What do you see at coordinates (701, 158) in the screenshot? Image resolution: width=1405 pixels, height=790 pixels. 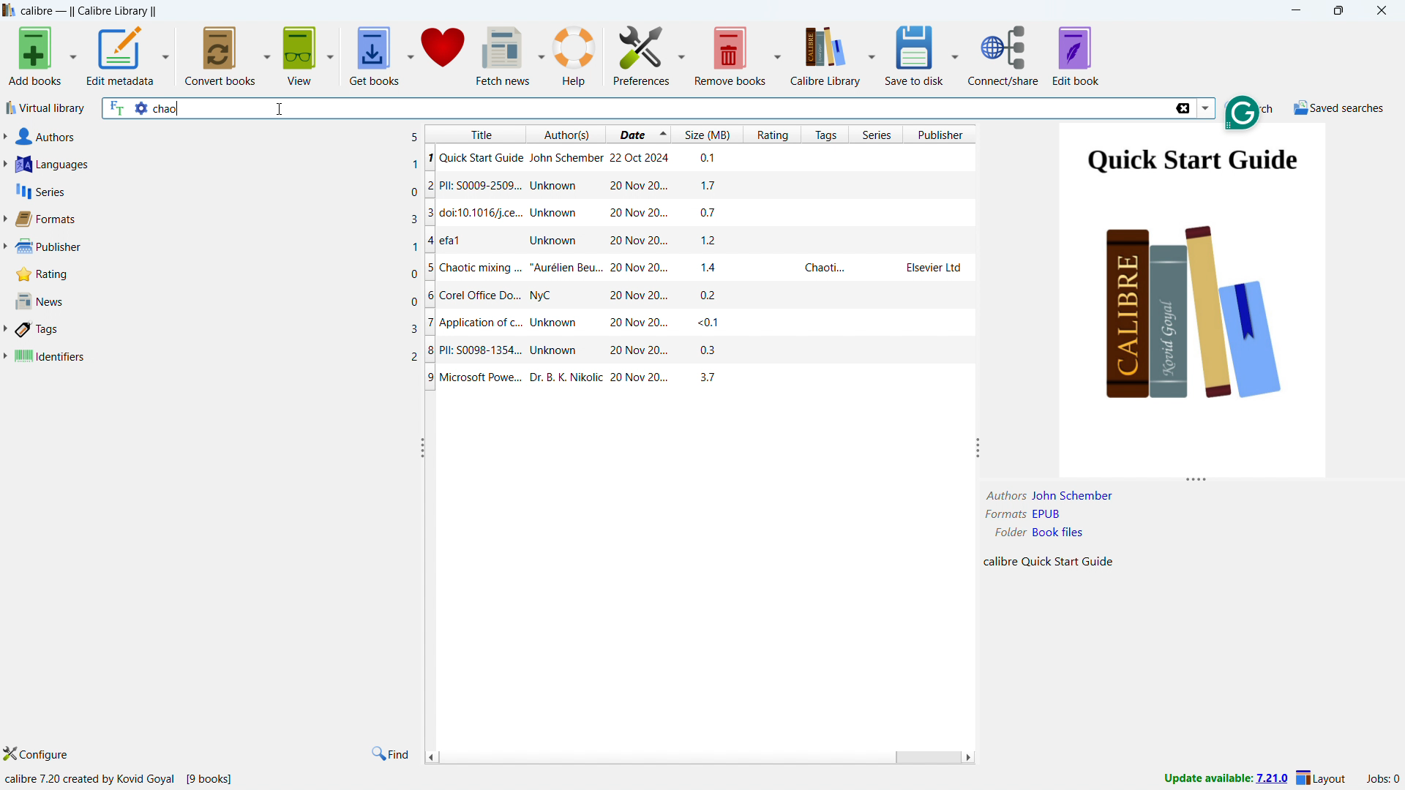 I see `Quick start Guide ` at bounding box center [701, 158].